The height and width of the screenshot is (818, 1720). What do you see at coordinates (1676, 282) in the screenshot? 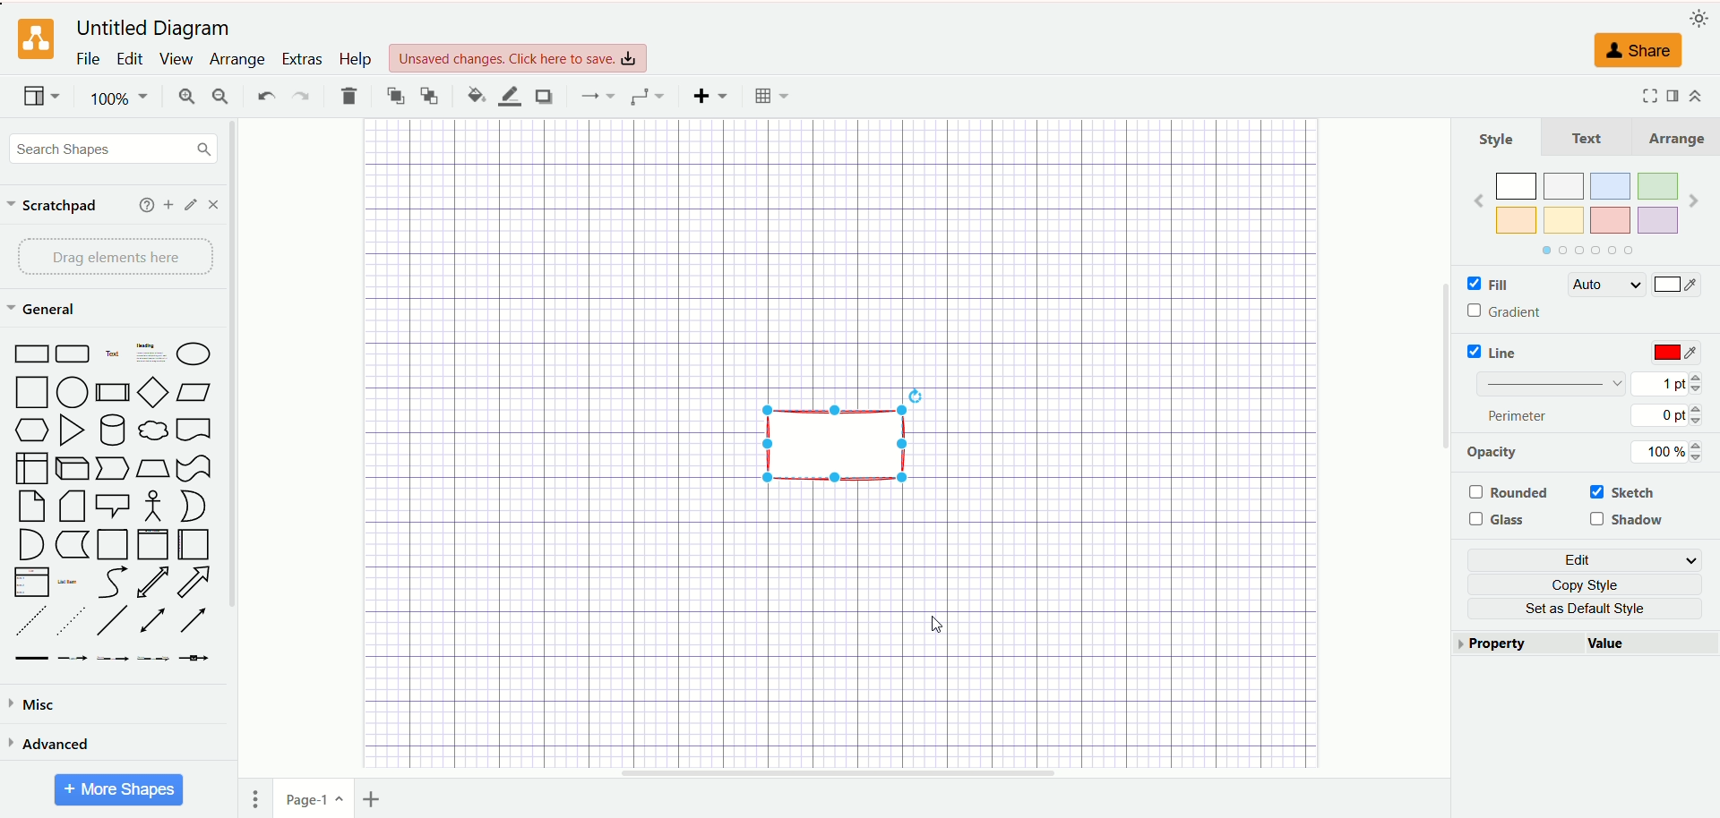
I see `color` at bounding box center [1676, 282].